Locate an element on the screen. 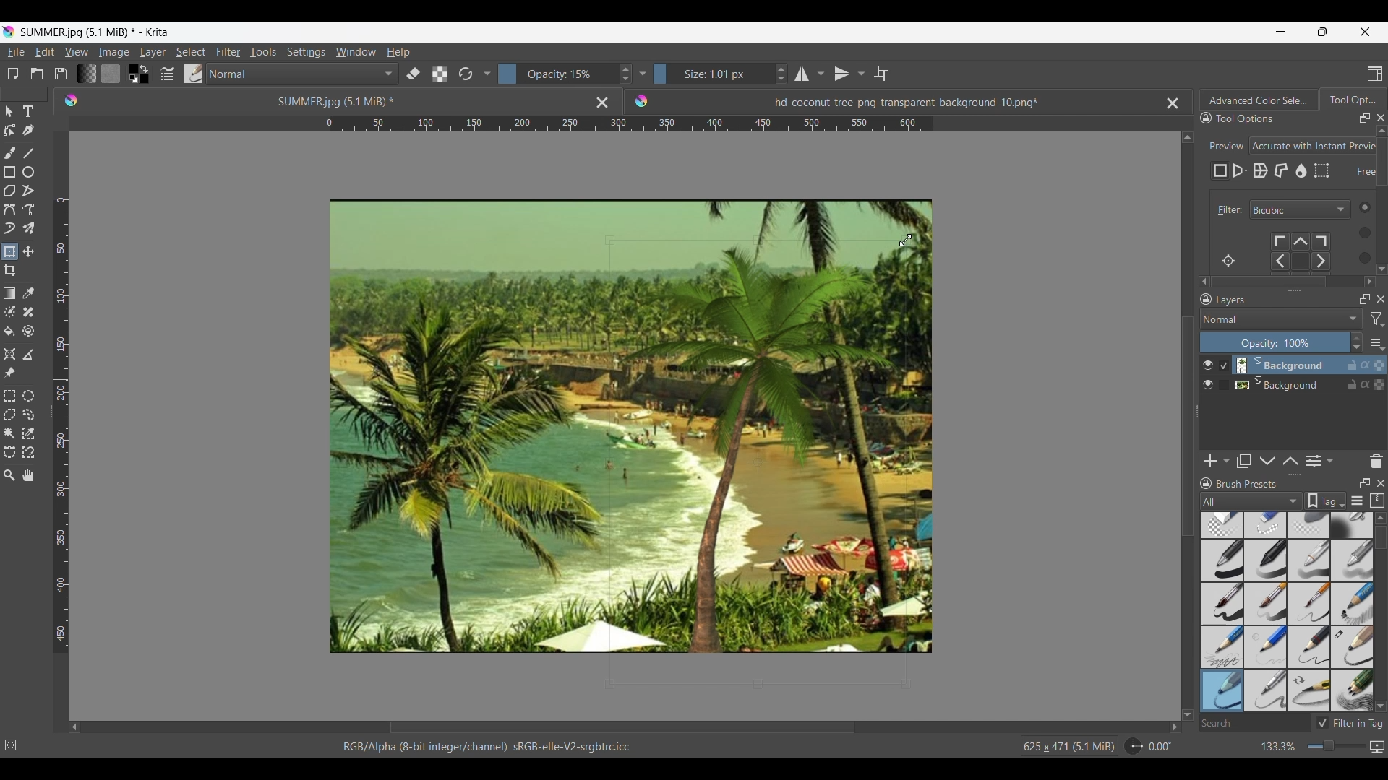 The width and height of the screenshot is (1388, 780). basic 5 - size opacity is located at coordinates (1267, 604).